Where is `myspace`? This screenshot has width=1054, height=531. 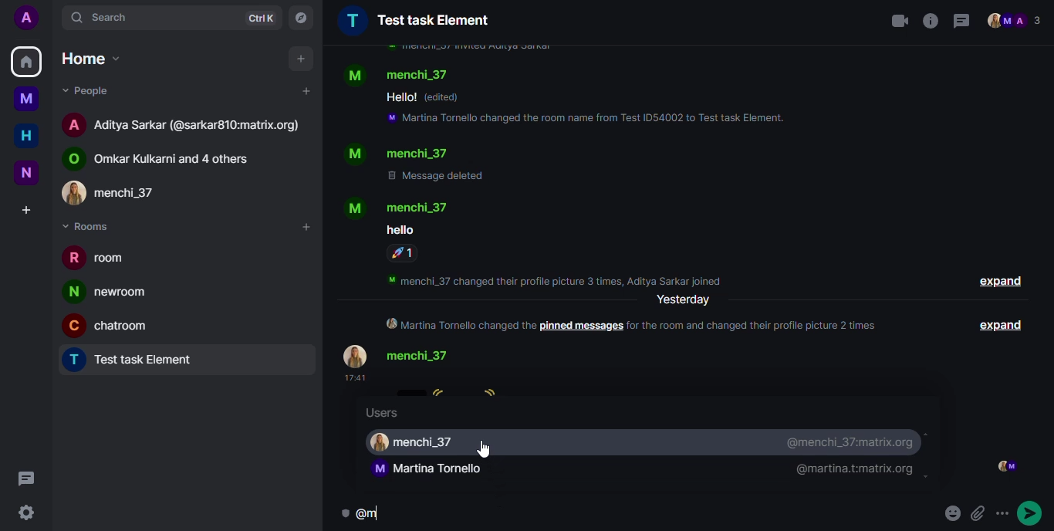
myspace is located at coordinates (27, 99).